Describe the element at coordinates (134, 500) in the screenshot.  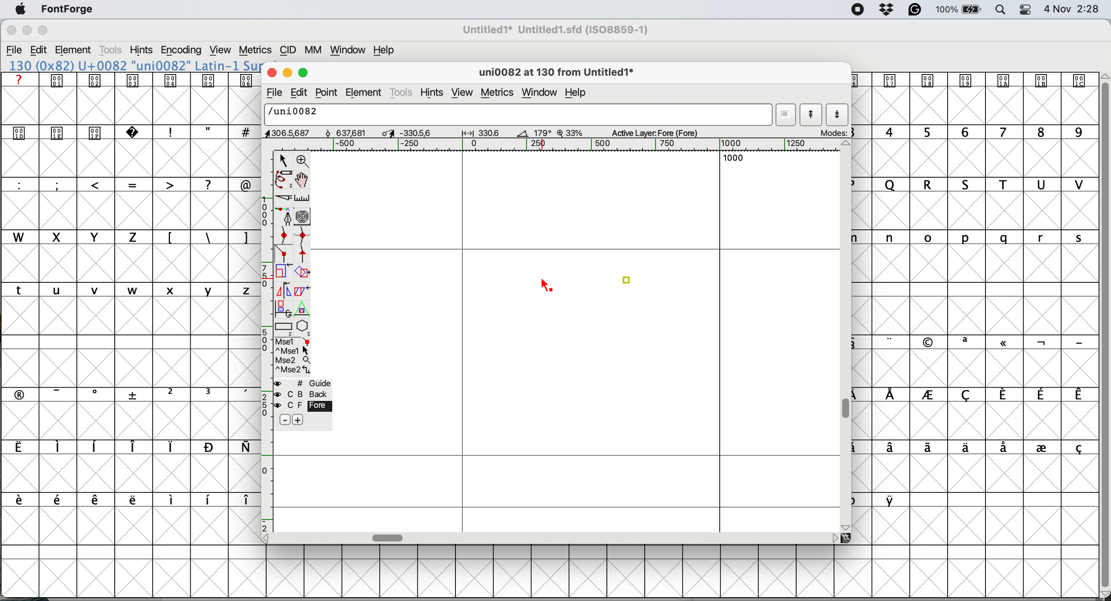
I see `symbols` at that location.